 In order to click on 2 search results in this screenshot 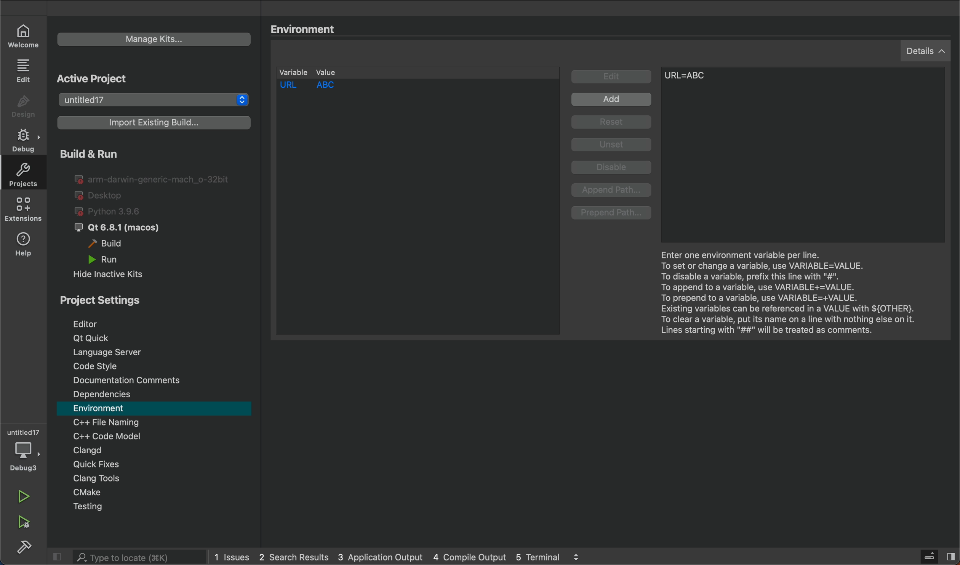, I will do `click(294, 557)`.